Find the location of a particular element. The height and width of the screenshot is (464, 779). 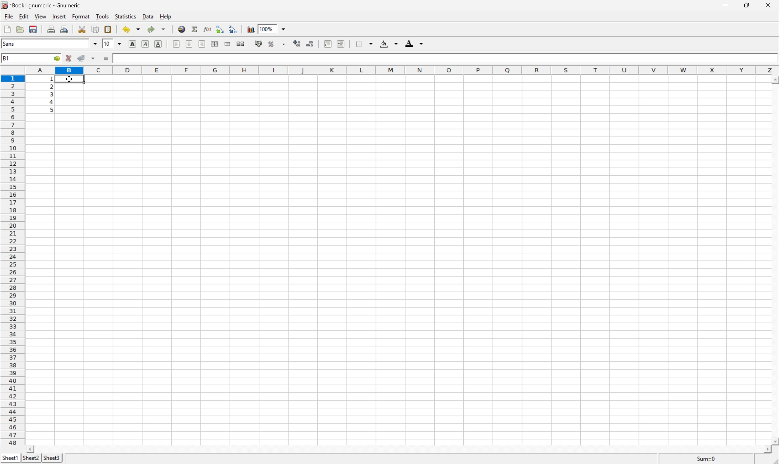

Column names is located at coordinates (402, 70).